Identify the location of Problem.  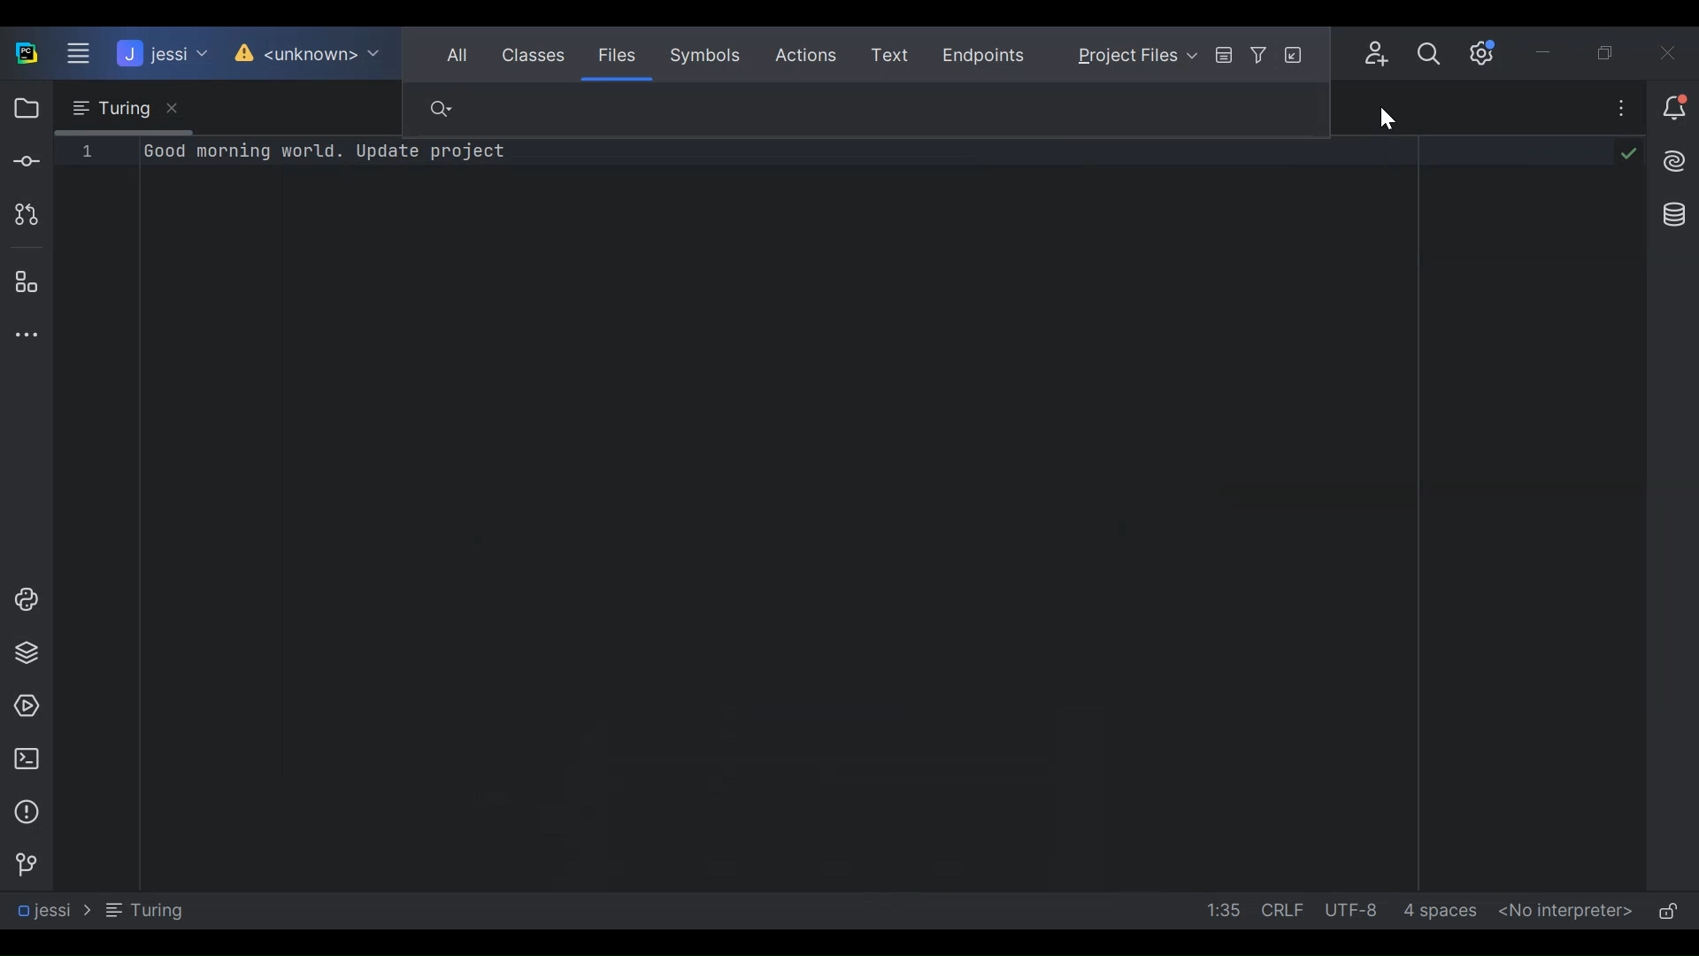
(25, 813).